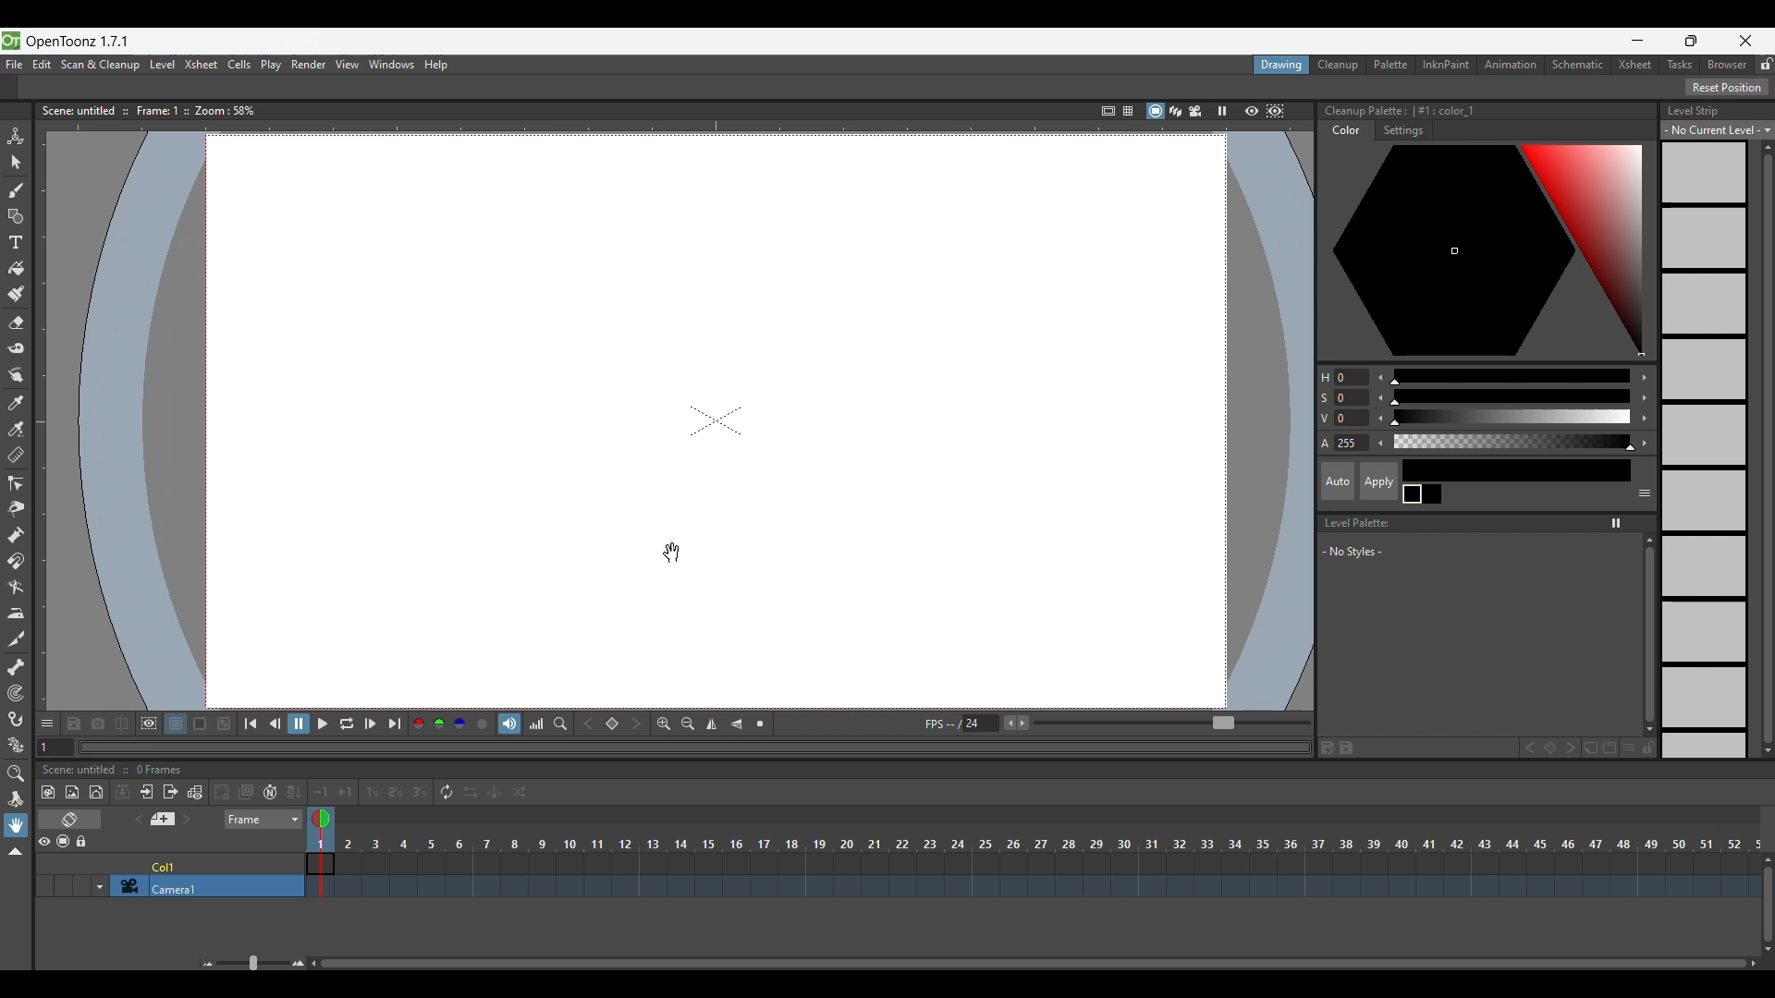 This screenshot has height=998, width=1775. Describe the element at coordinates (309, 65) in the screenshot. I see `Render` at that location.